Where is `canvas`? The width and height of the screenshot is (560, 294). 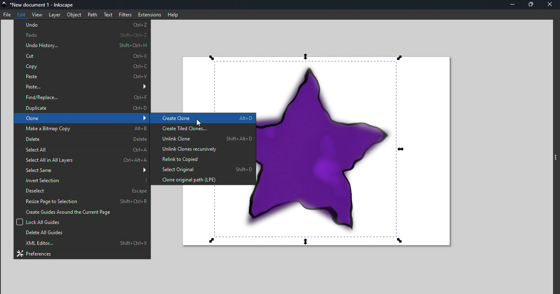
canvas is located at coordinates (359, 155).